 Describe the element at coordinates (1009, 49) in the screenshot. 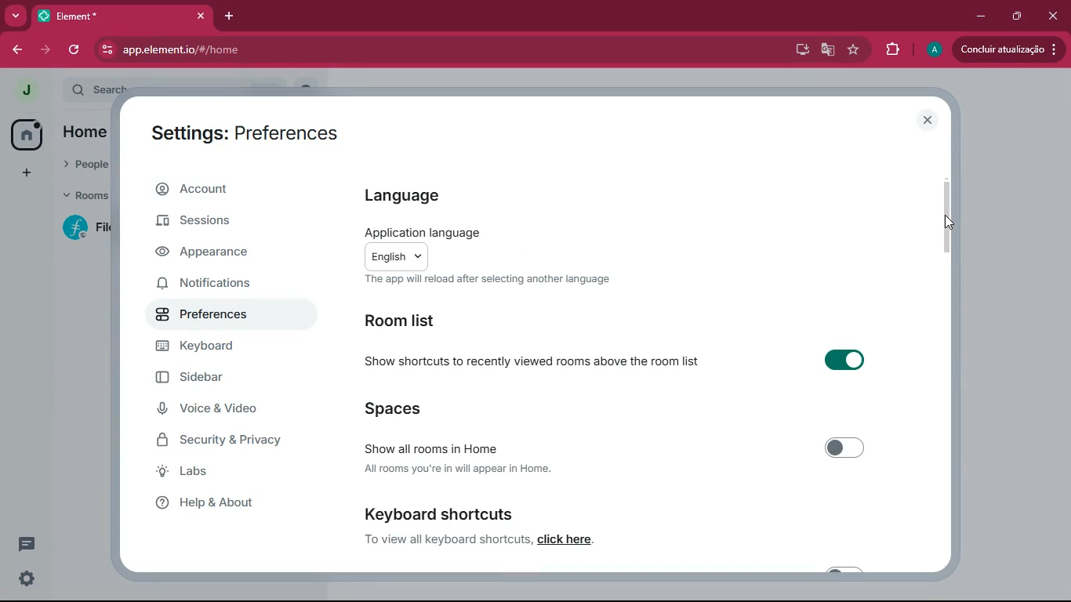

I see `update` at that location.